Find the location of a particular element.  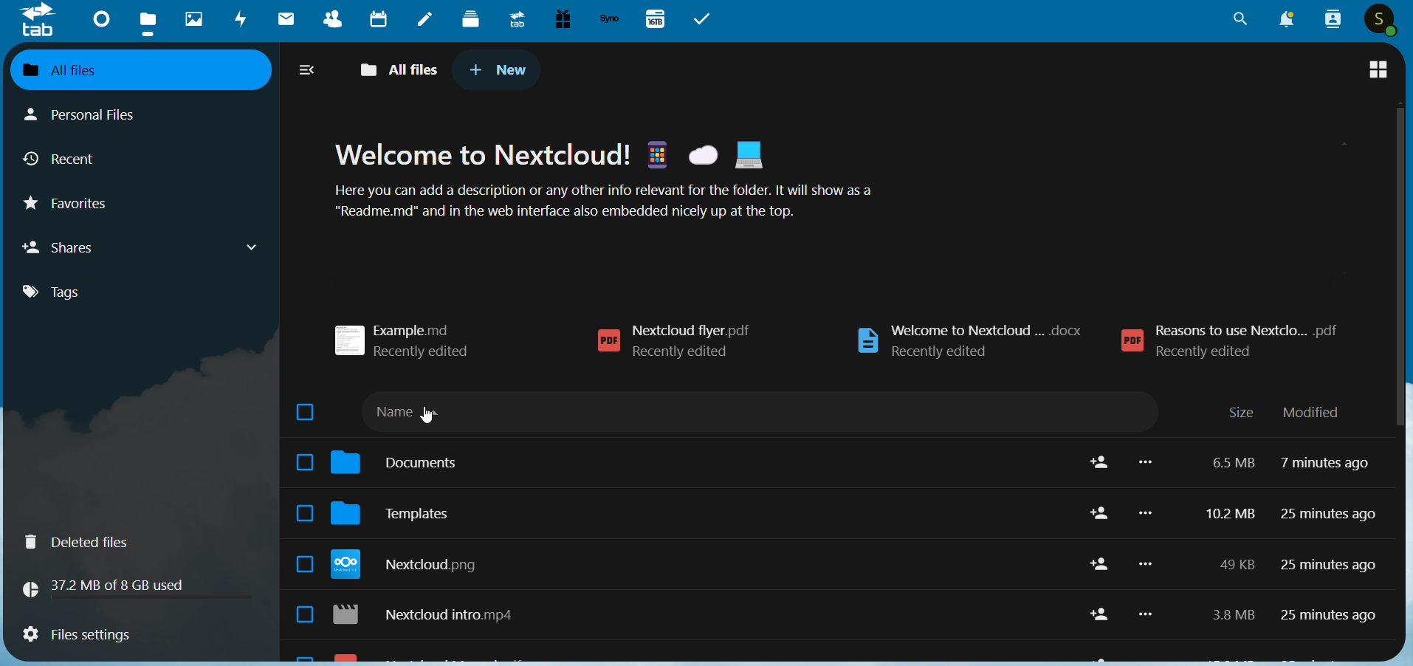

more is located at coordinates (1152, 540).